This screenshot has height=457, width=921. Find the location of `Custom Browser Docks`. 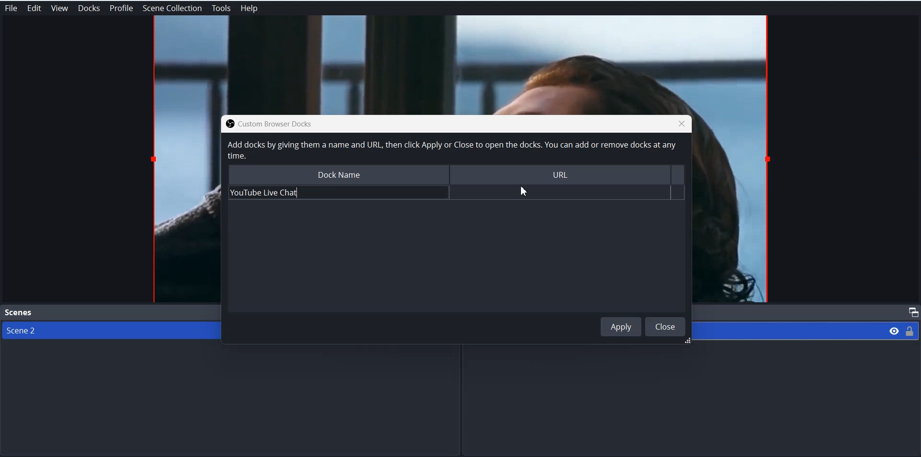

Custom Browser Docks is located at coordinates (284, 123).